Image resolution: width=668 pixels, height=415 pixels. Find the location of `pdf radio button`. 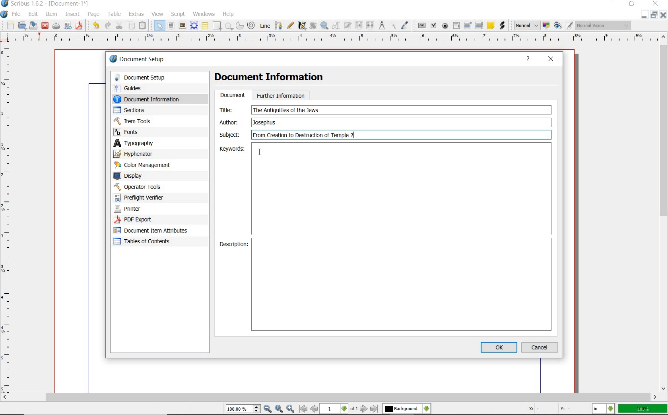

pdf radio button is located at coordinates (445, 26).